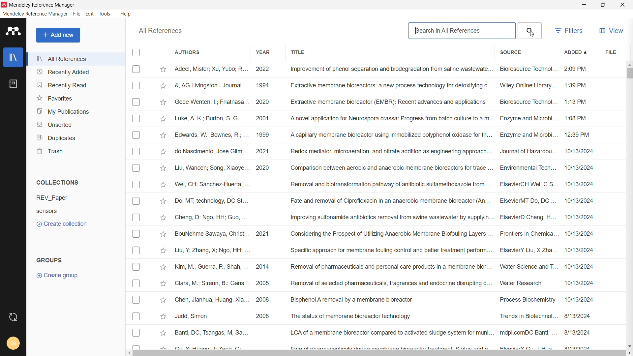  What do you see at coordinates (126, 14) in the screenshot?
I see `help` at bounding box center [126, 14].